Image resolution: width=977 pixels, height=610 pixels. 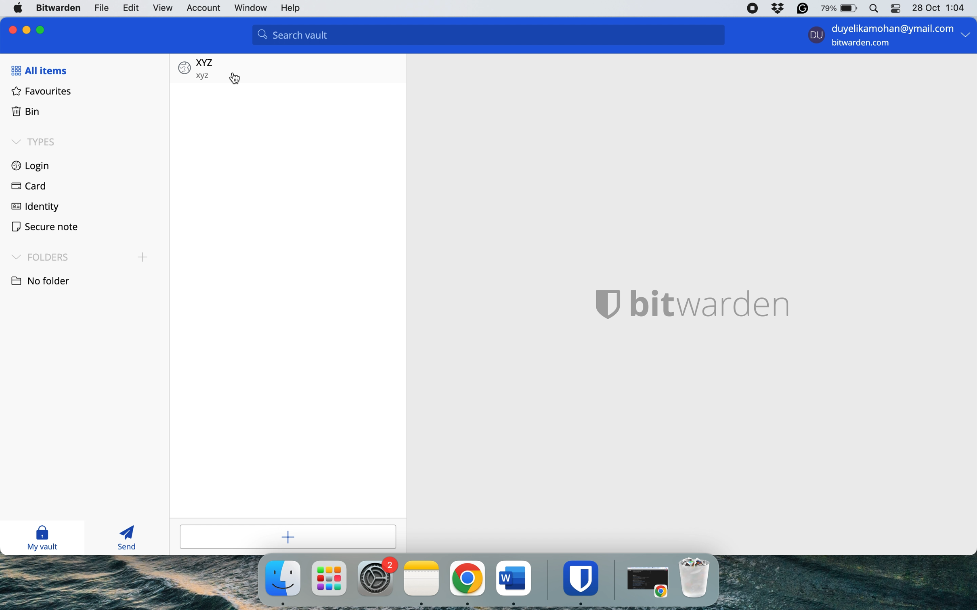 I want to click on add item, so click(x=295, y=537).